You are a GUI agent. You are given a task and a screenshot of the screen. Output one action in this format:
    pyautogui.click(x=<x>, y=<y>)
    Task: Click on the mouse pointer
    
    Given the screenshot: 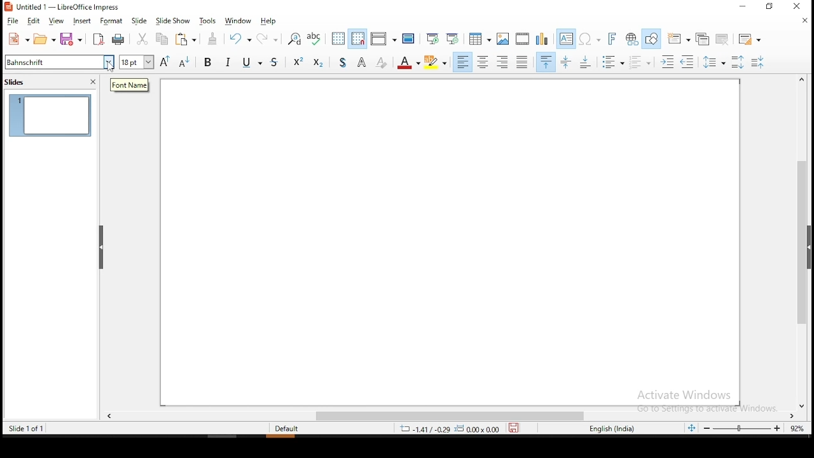 What is the action you would take?
    pyautogui.click(x=111, y=66)
    